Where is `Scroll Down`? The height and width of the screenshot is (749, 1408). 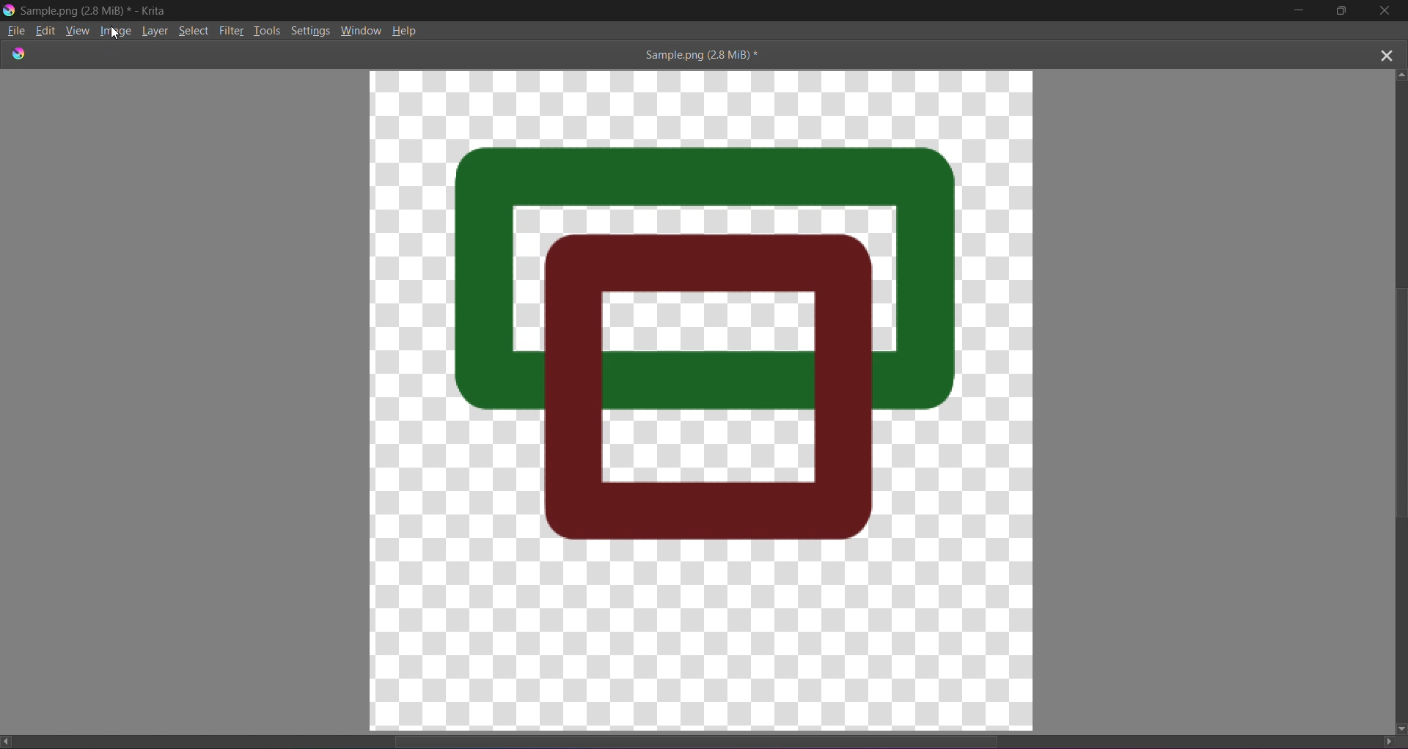
Scroll Down is located at coordinates (1399, 728).